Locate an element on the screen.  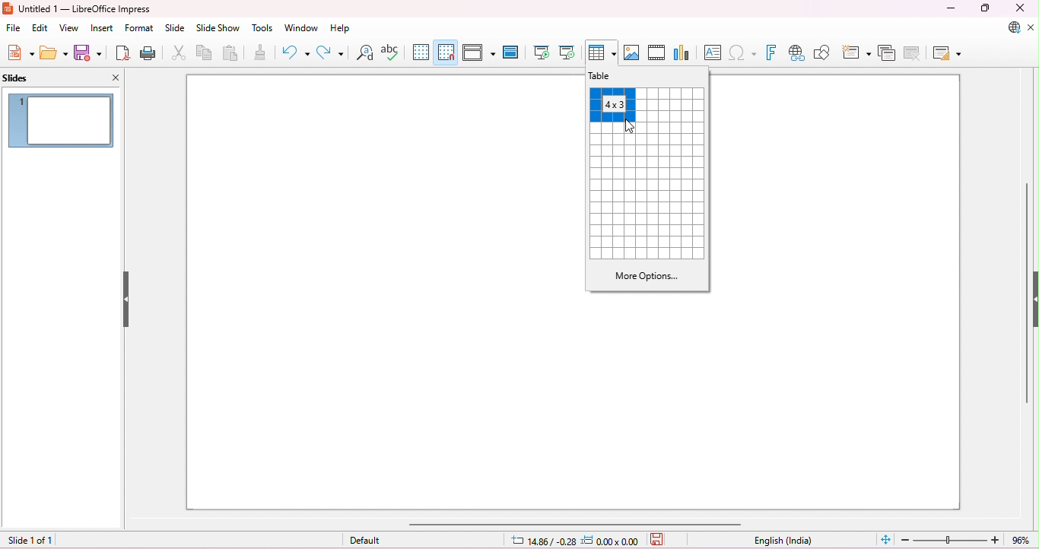
tools is located at coordinates (262, 29).